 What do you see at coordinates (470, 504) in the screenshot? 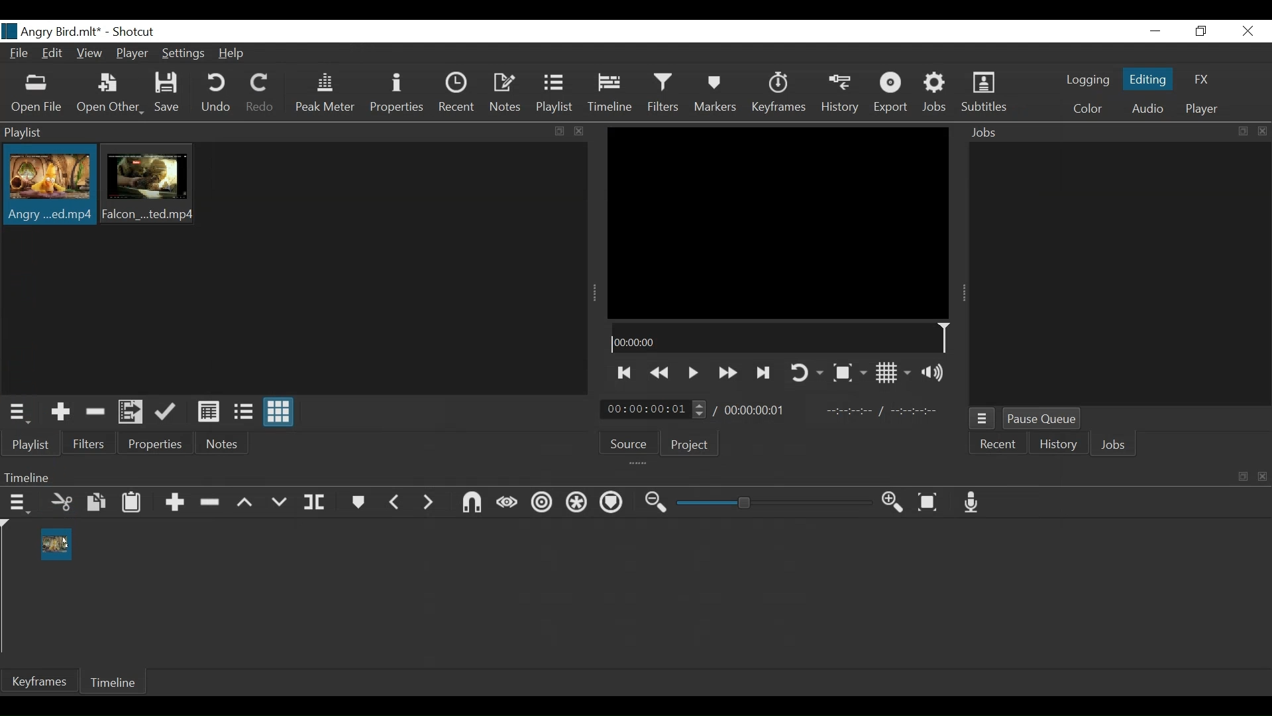
I see `Snap` at bounding box center [470, 504].